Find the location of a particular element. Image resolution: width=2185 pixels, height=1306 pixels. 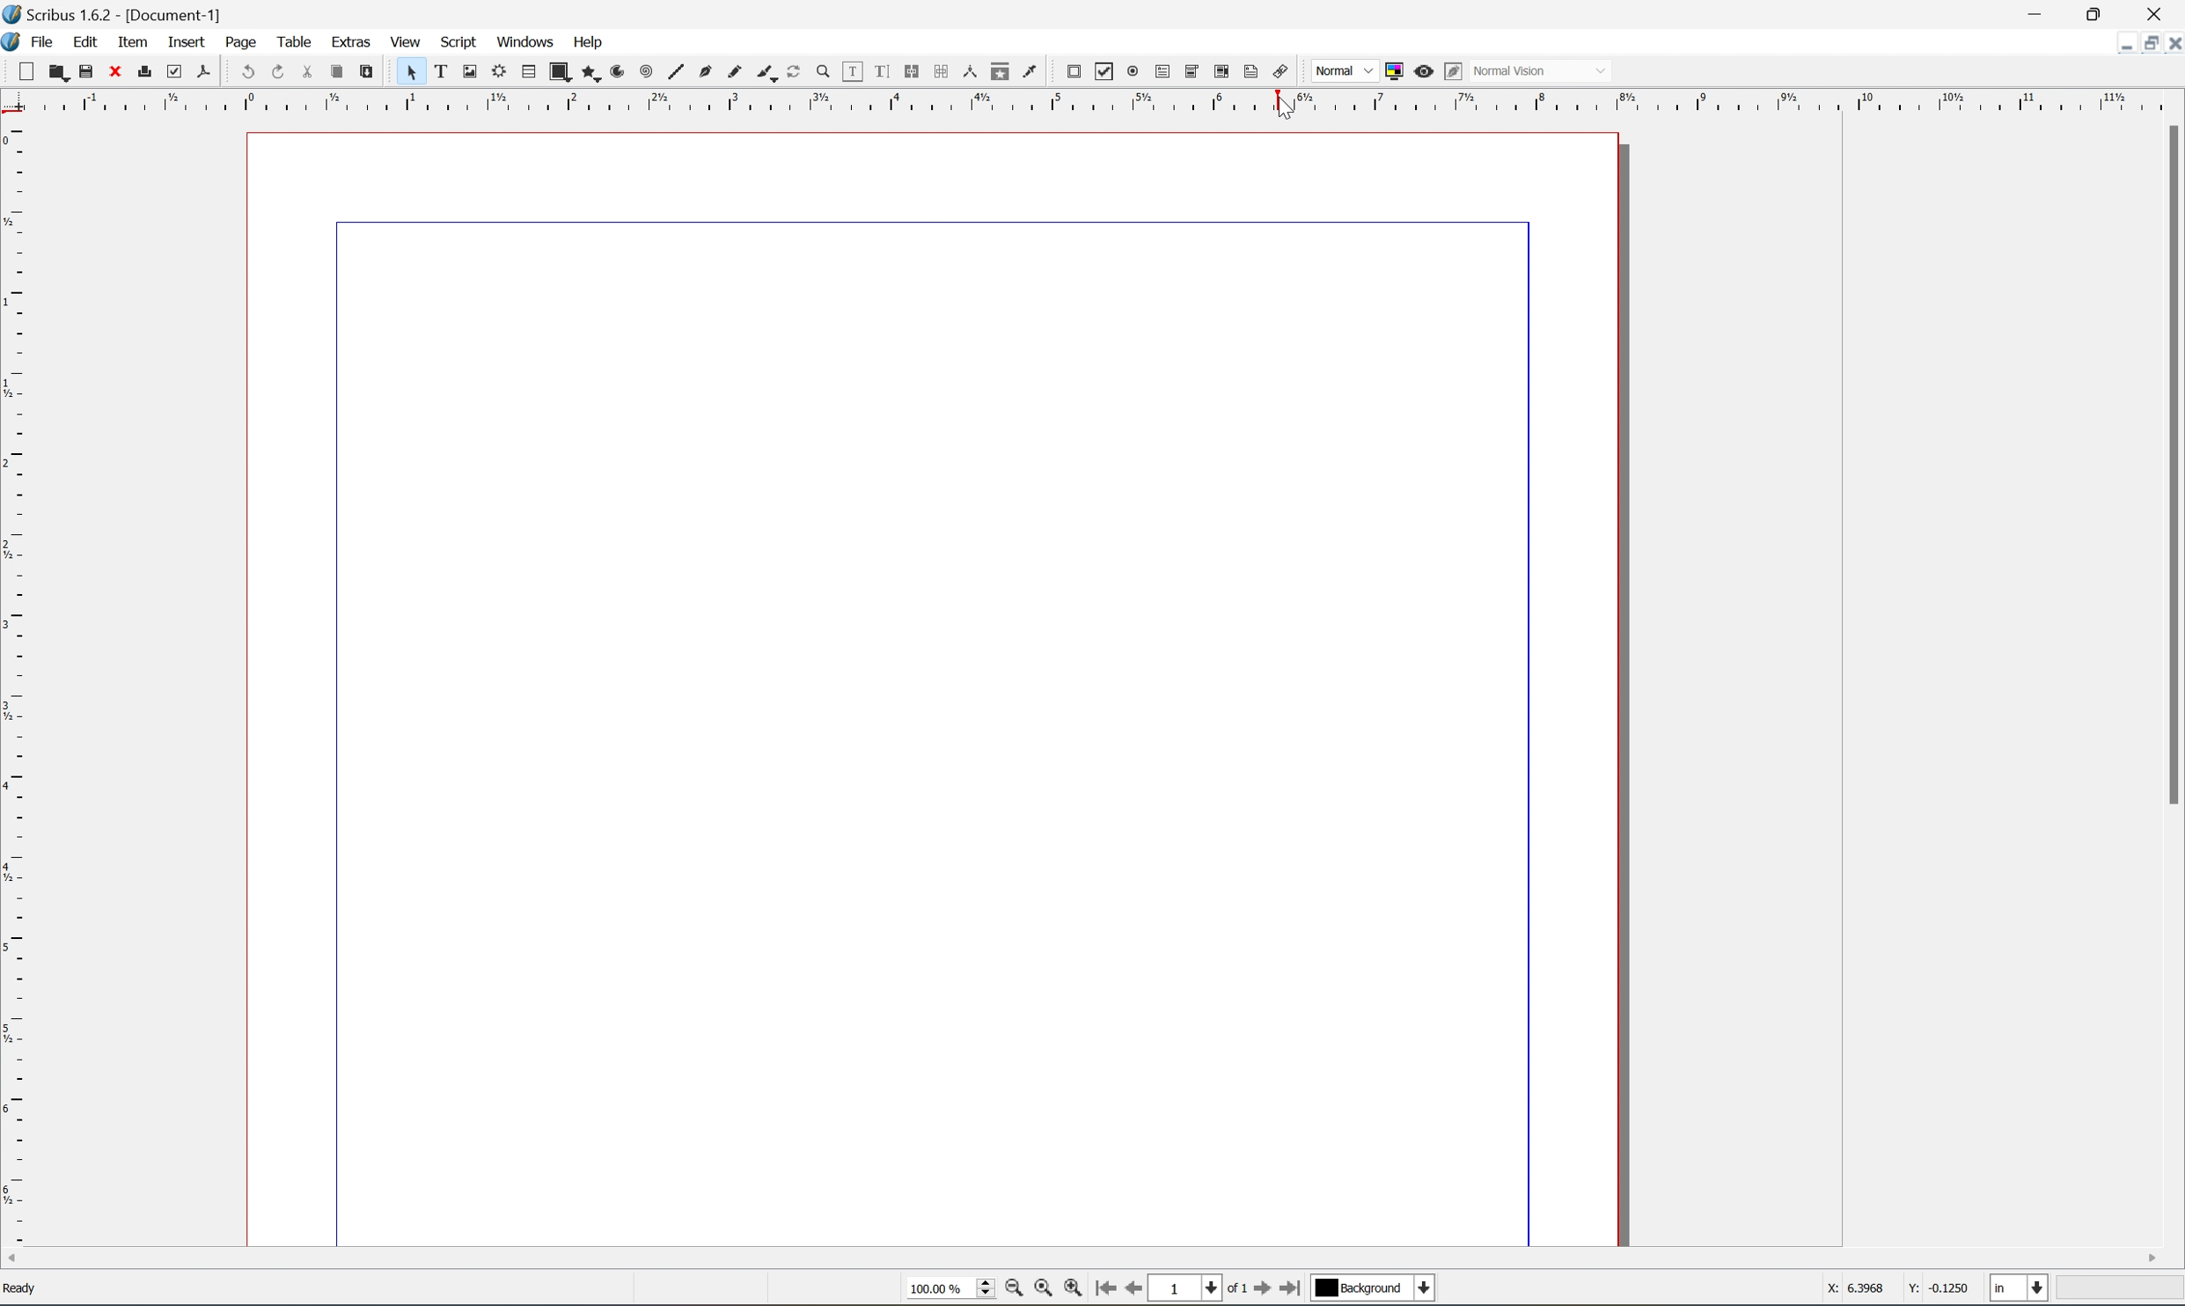

print is located at coordinates (143, 70).